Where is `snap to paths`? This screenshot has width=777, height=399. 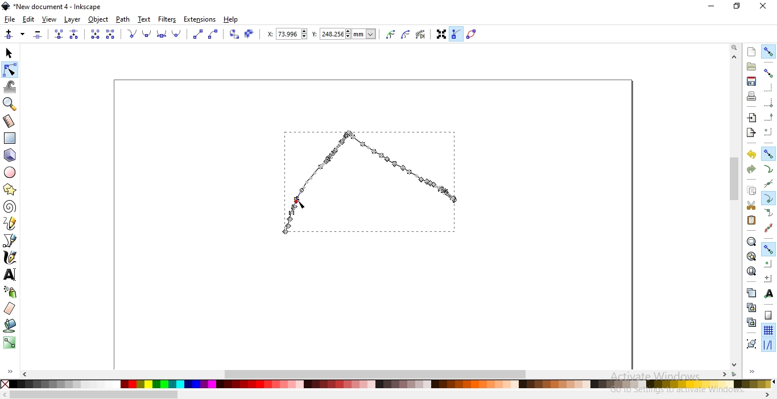
snap to paths is located at coordinates (768, 169).